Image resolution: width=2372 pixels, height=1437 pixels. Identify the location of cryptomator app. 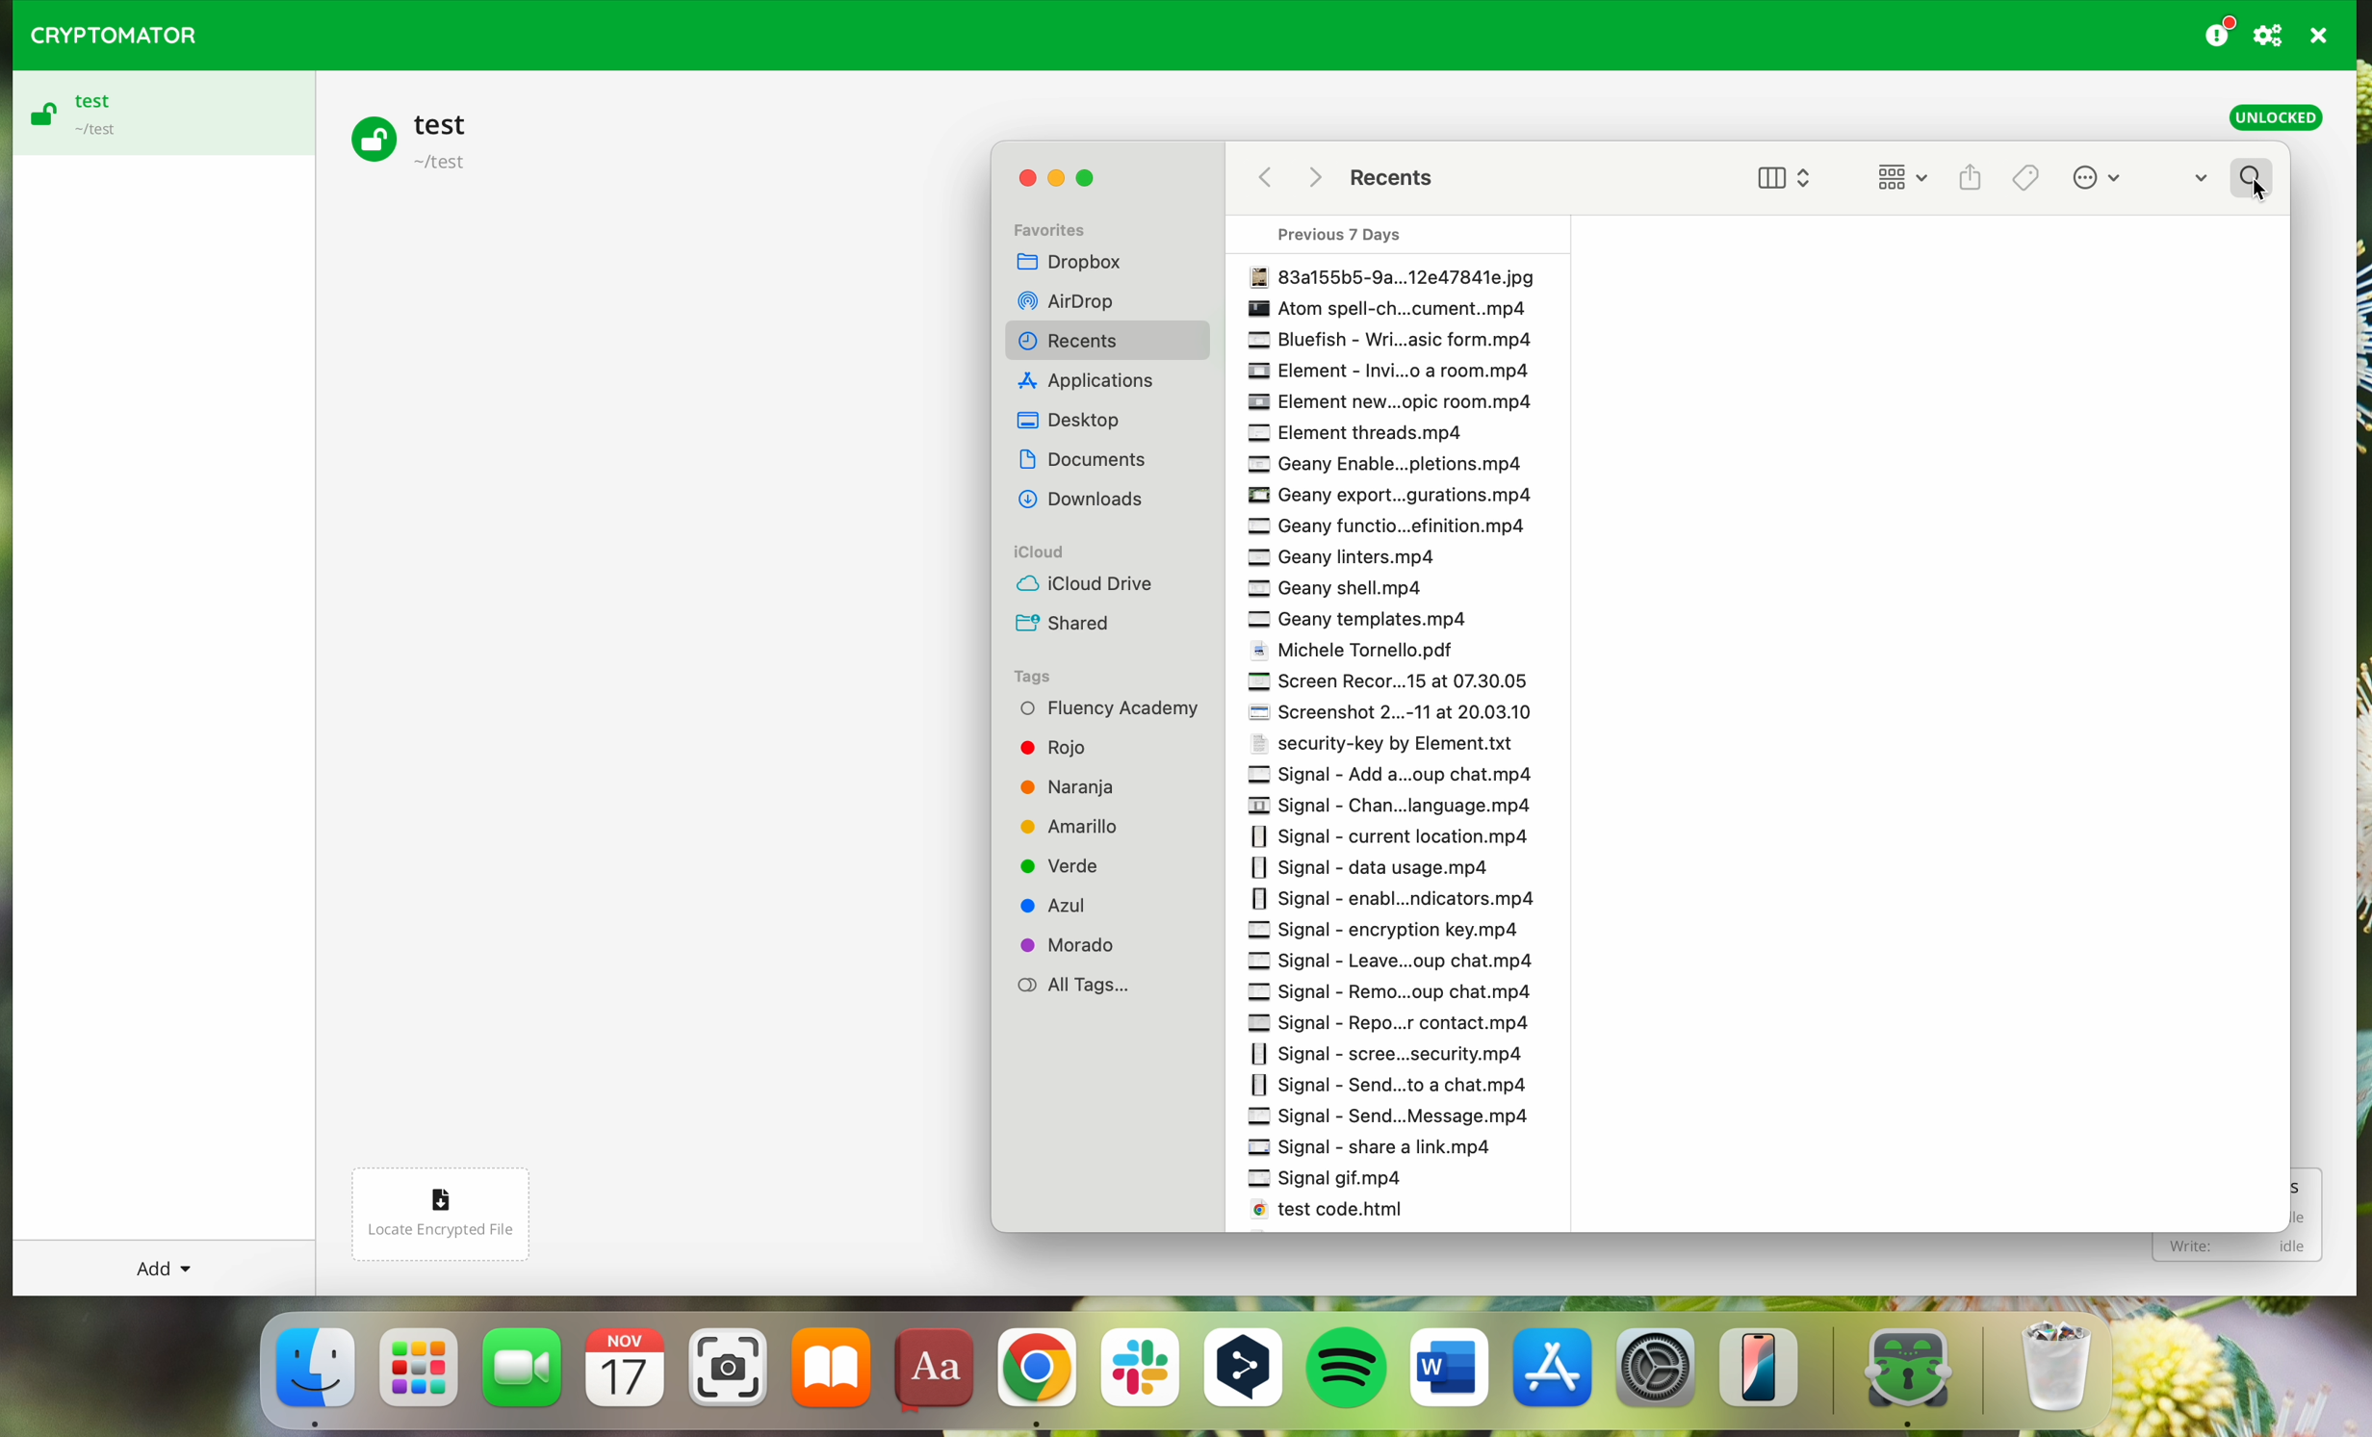
(1895, 1373).